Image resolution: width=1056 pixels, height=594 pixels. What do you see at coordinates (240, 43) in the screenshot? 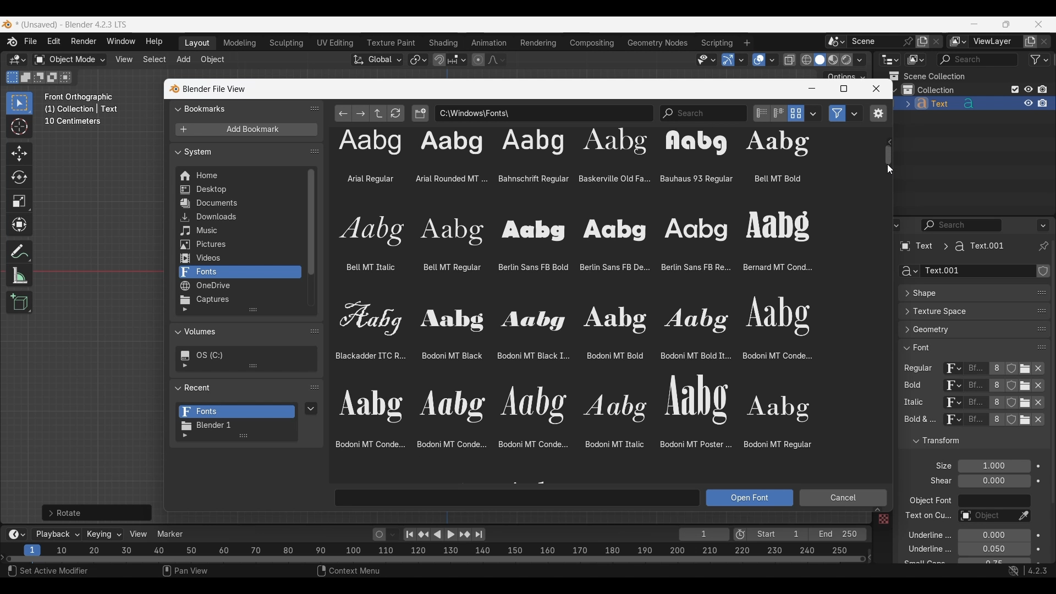
I see `Medeling workspace` at bounding box center [240, 43].